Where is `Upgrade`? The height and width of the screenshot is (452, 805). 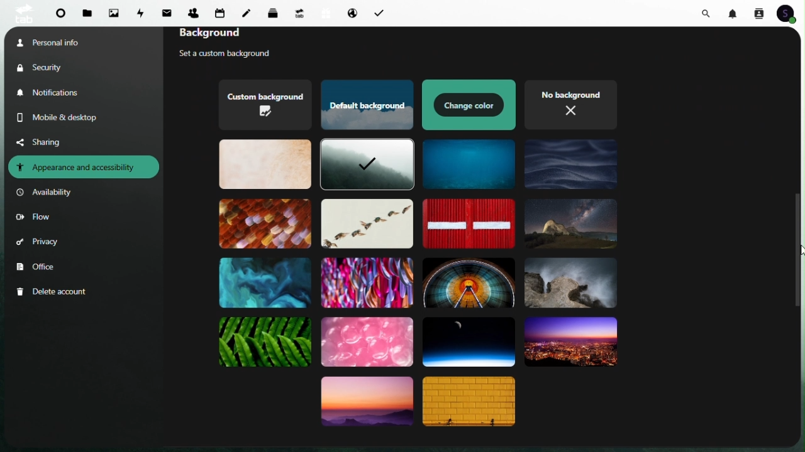
Upgrade is located at coordinates (299, 13).